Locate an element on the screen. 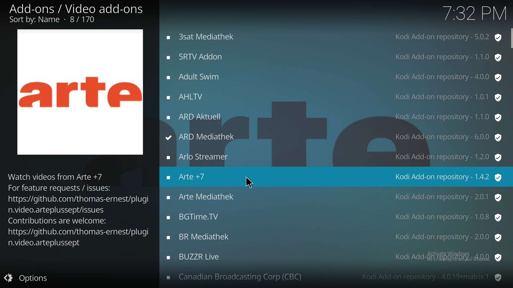 Image resolution: width=513 pixels, height=288 pixels. add on is located at coordinates (335, 217).